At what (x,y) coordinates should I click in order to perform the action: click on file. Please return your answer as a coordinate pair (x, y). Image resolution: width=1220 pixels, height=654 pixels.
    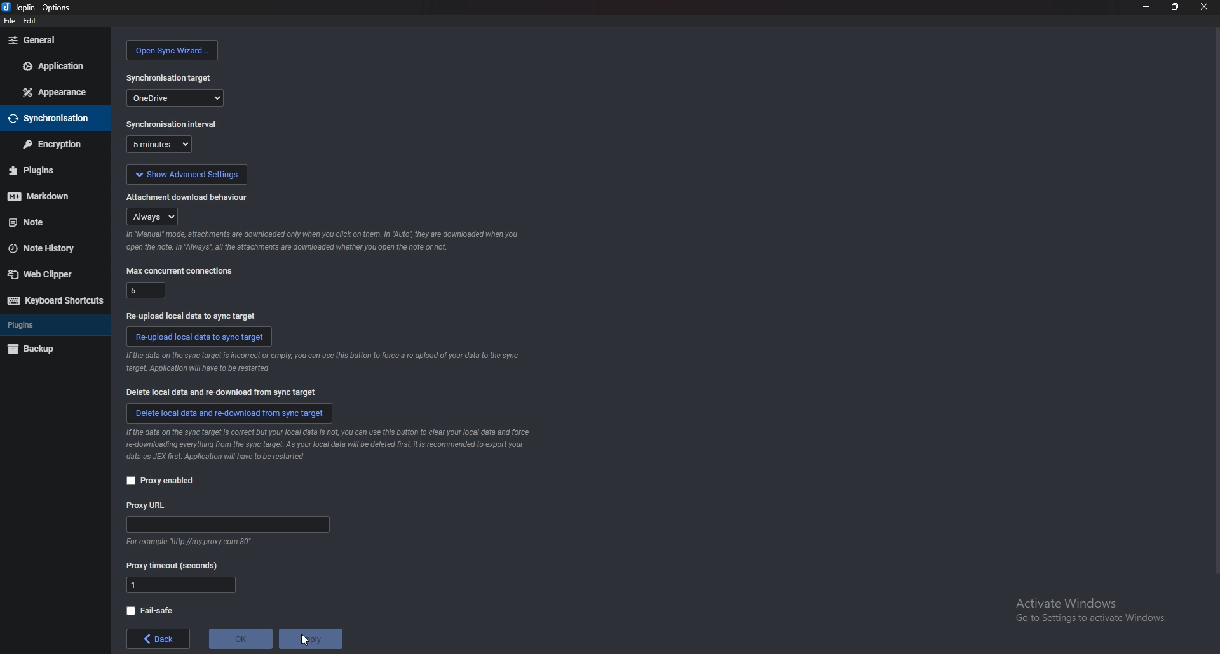
    Looking at the image, I should click on (8, 20).